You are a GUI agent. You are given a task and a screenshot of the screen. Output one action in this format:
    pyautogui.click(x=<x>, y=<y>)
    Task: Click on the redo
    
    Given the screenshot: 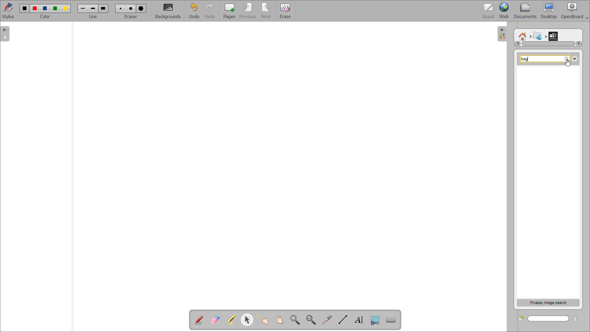 What is the action you would take?
    pyautogui.click(x=211, y=11)
    